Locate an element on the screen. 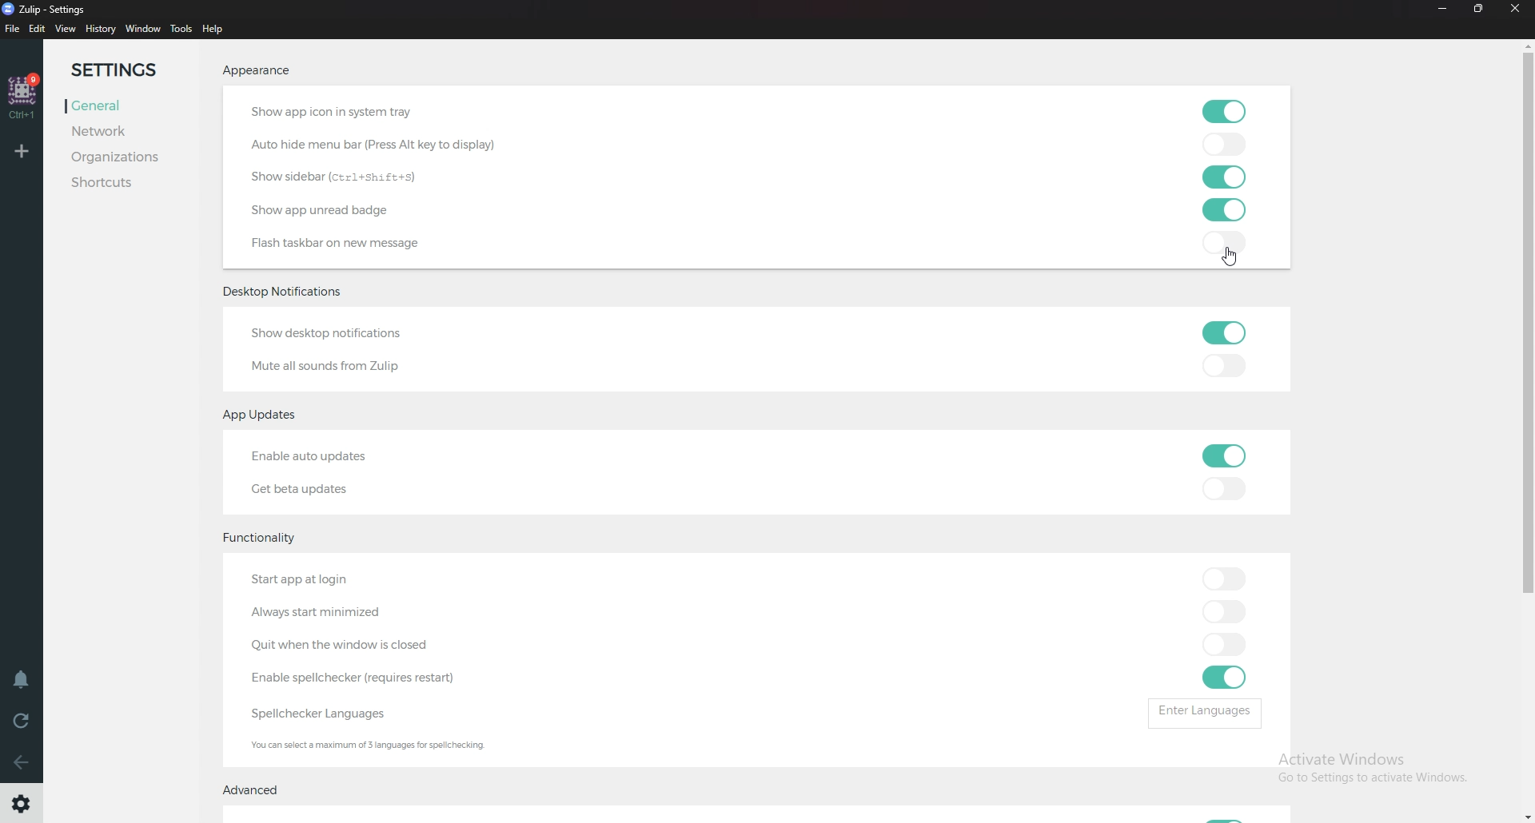 The height and width of the screenshot is (823, 1535). File is located at coordinates (13, 30).